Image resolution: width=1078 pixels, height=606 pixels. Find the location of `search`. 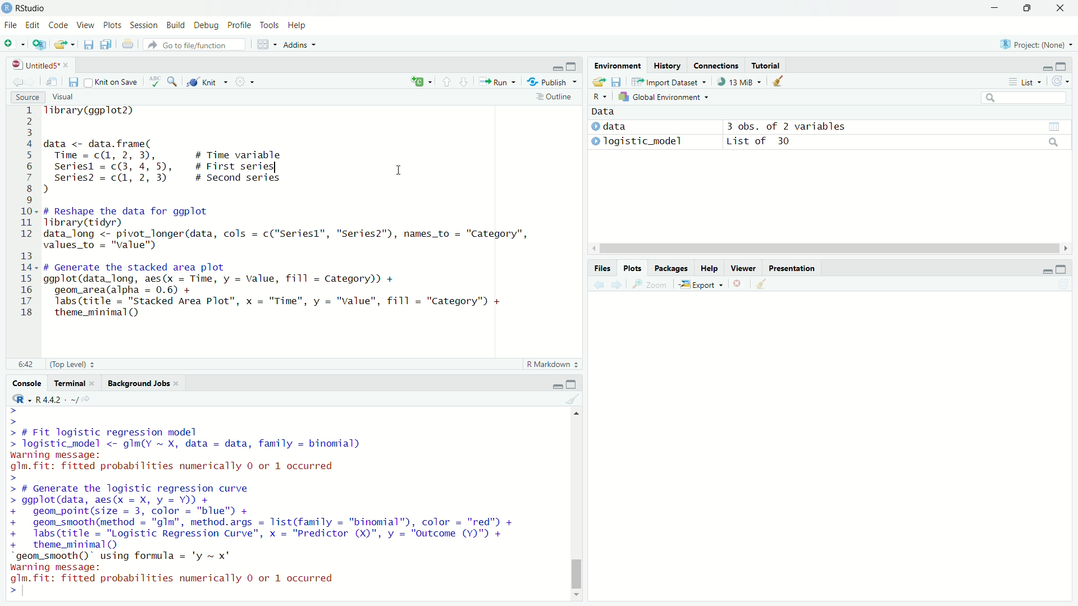

search is located at coordinates (1025, 99).